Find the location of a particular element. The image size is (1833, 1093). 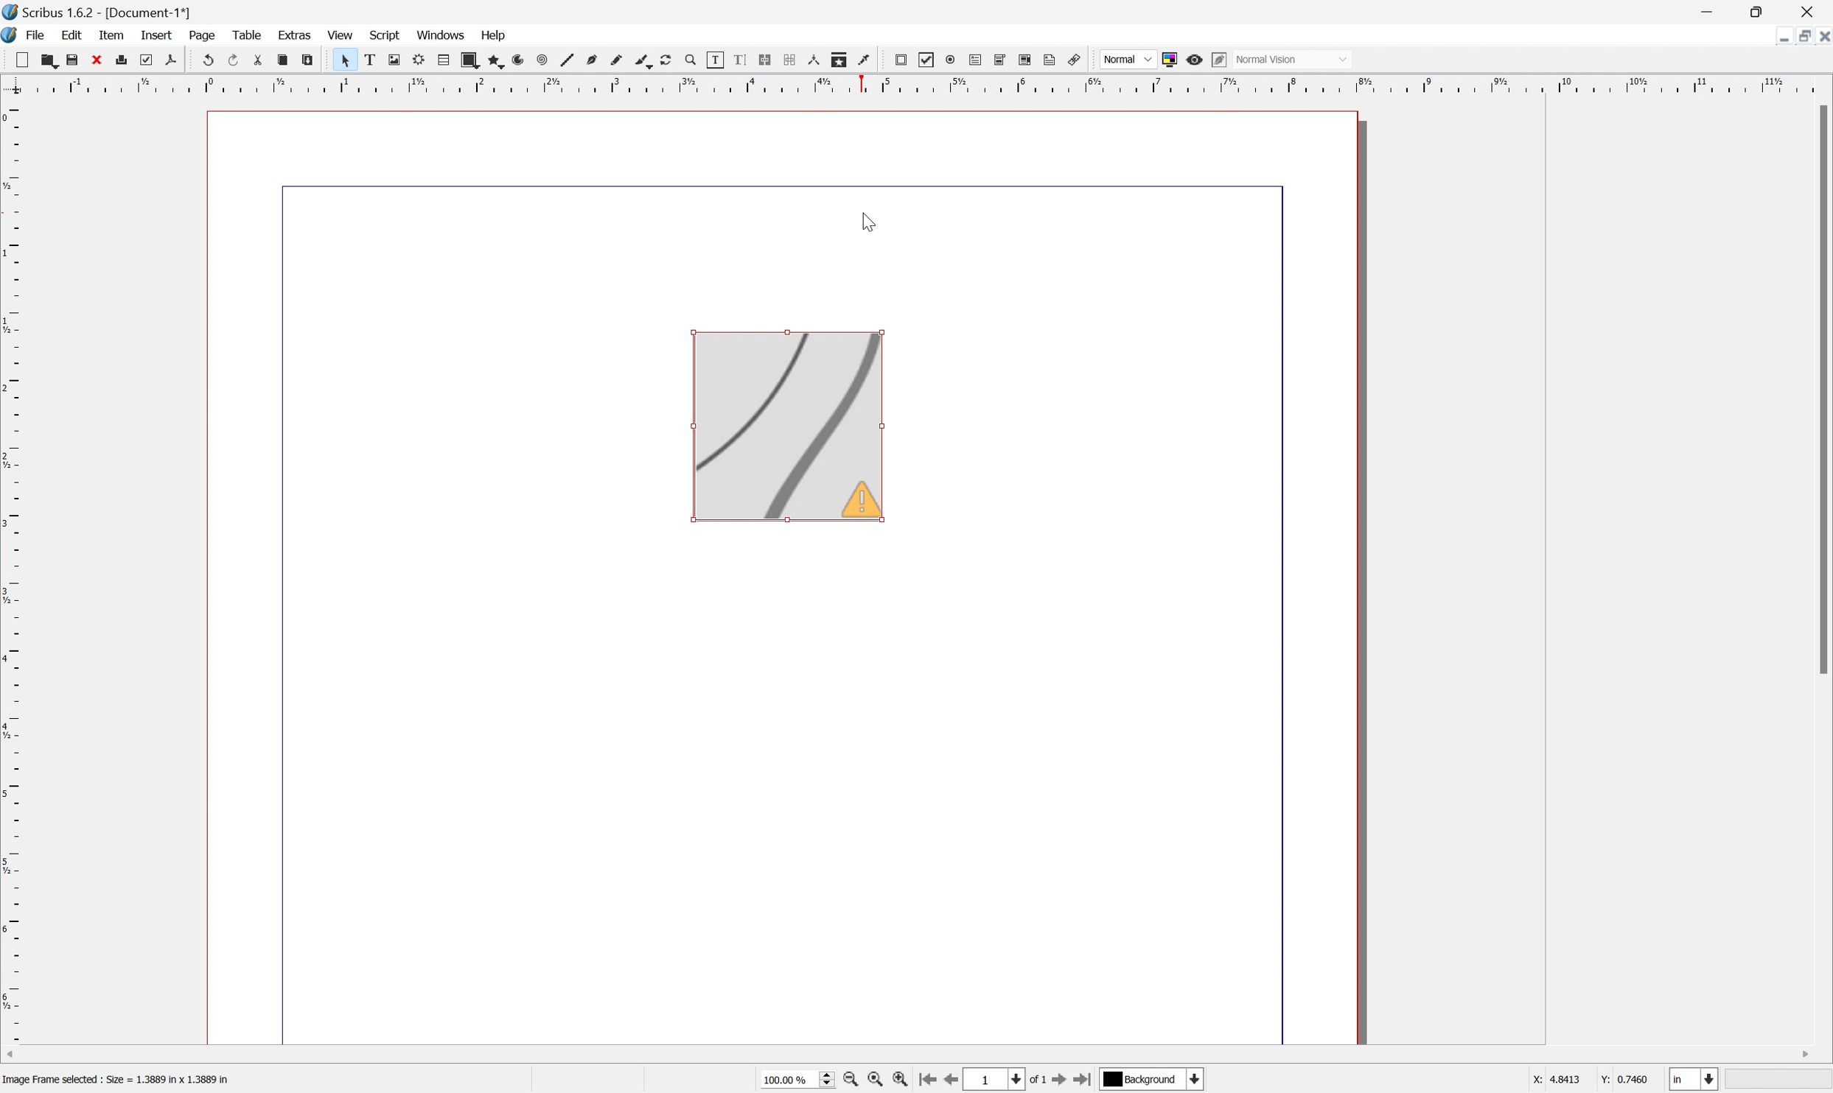

Polygon is located at coordinates (497, 62).